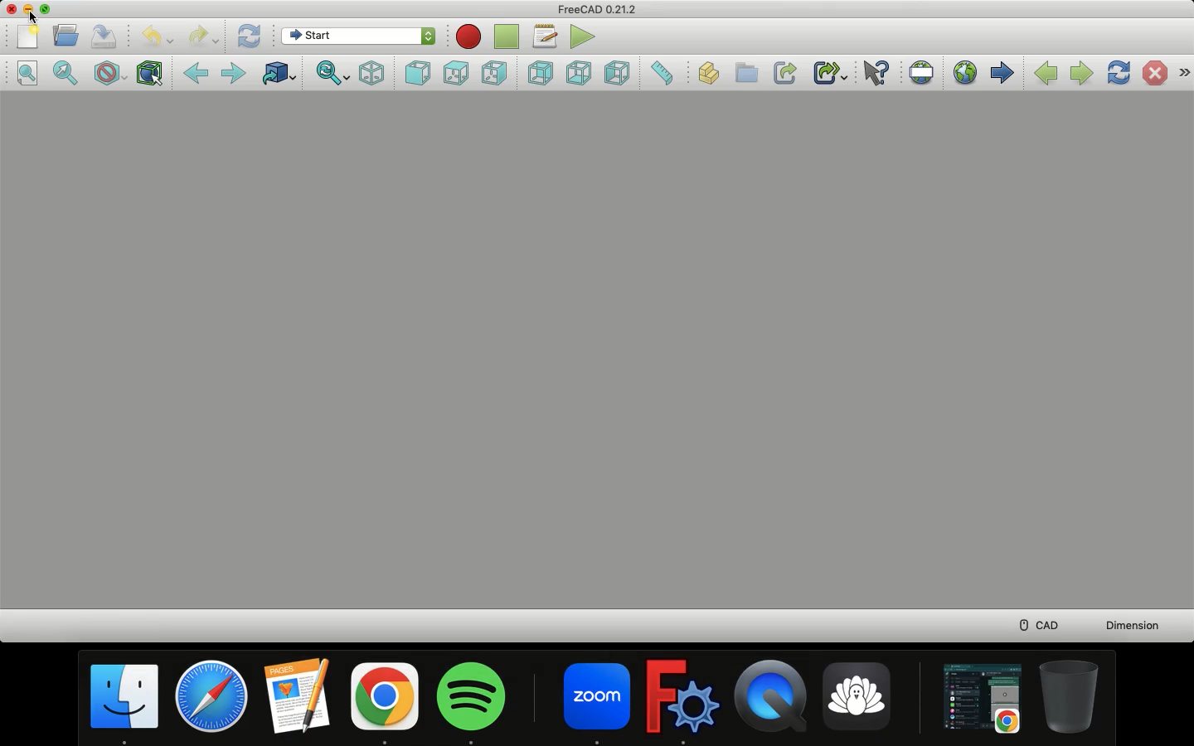 The image size is (1194, 746). What do you see at coordinates (66, 34) in the screenshot?
I see `open` at bounding box center [66, 34].